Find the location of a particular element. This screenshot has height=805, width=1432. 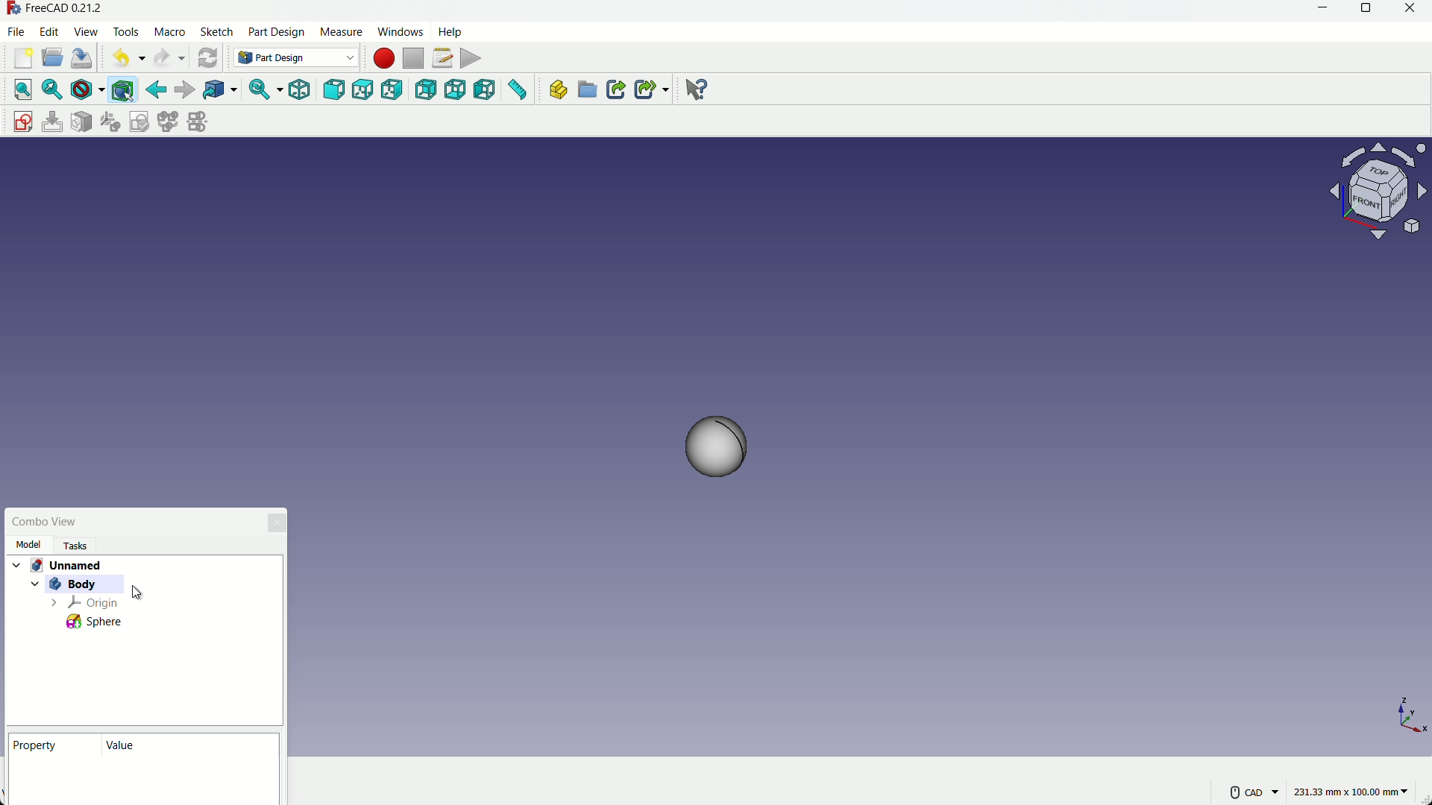

create part is located at coordinates (556, 89).